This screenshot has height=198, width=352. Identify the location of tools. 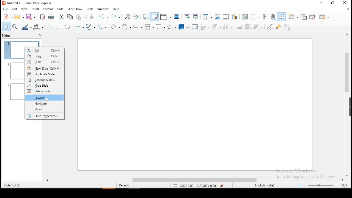
(90, 9).